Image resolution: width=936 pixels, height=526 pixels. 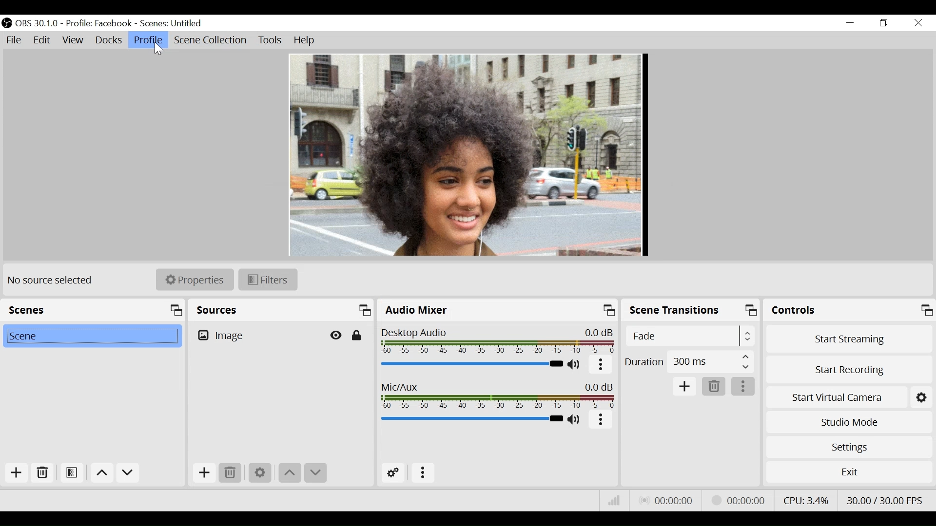 I want to click on Add, so click(x=203, y=473).